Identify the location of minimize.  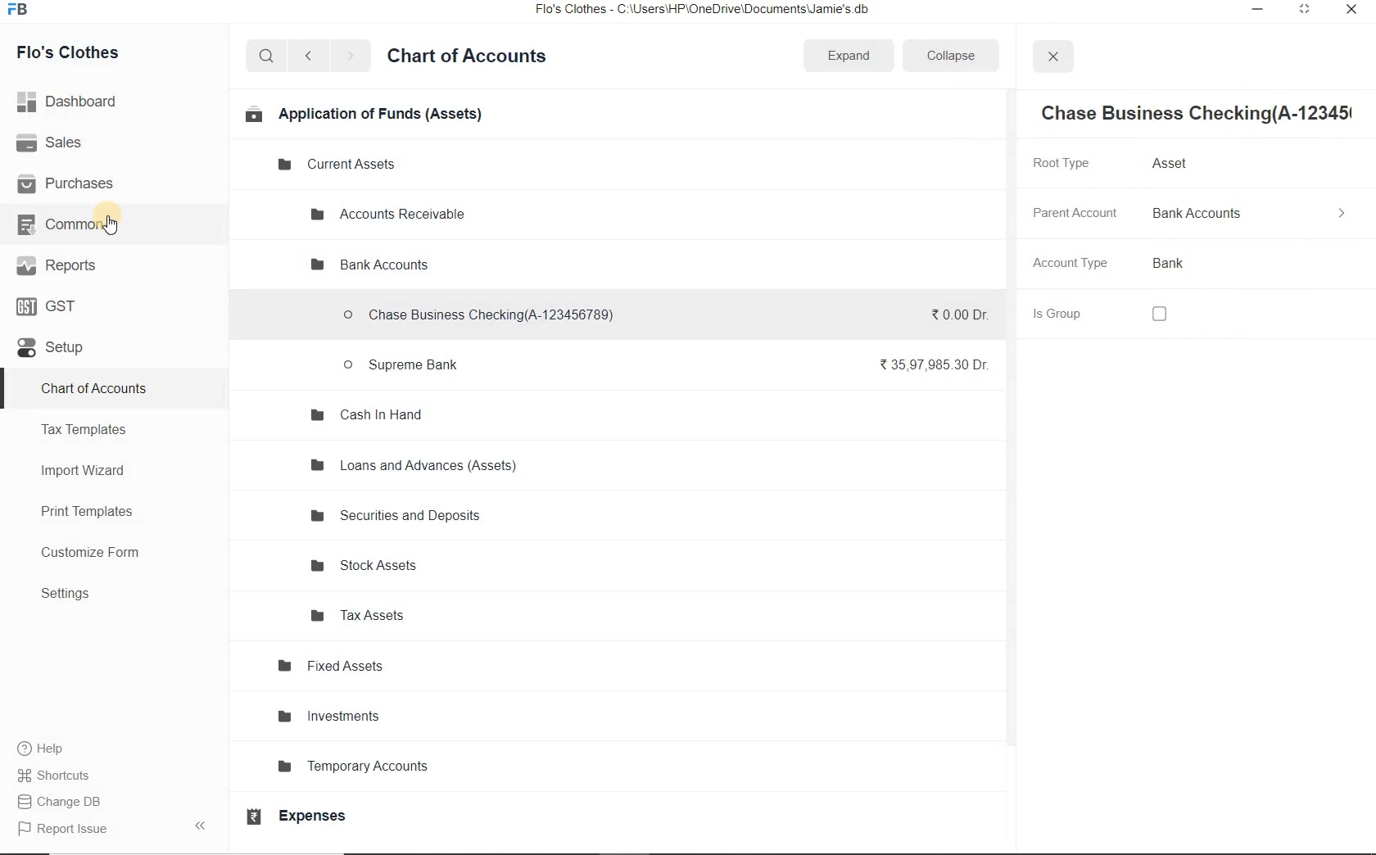
(1256, 8).